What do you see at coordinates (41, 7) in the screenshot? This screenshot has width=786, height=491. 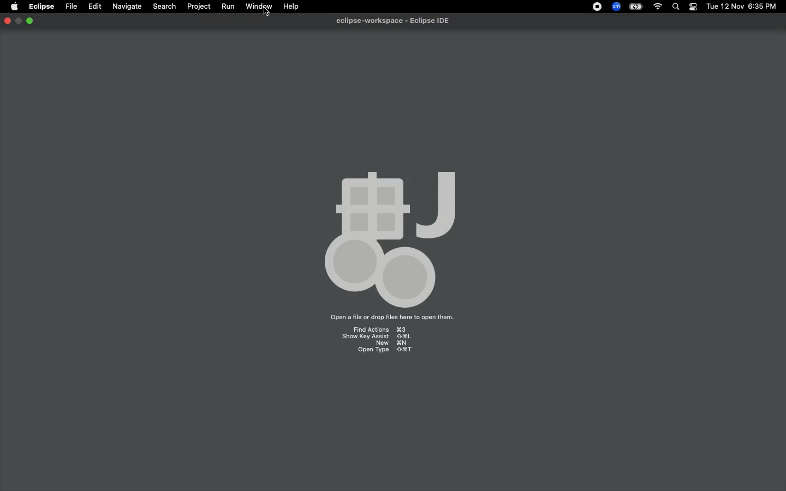 I see `Eclipse` at bounding box center [41, 7].